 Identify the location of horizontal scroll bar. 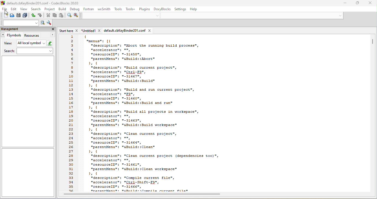
(142, 194).